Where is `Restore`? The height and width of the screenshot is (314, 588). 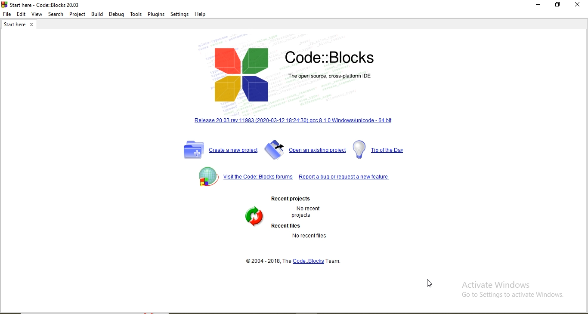 Restore is located at coordinates (557, 6).